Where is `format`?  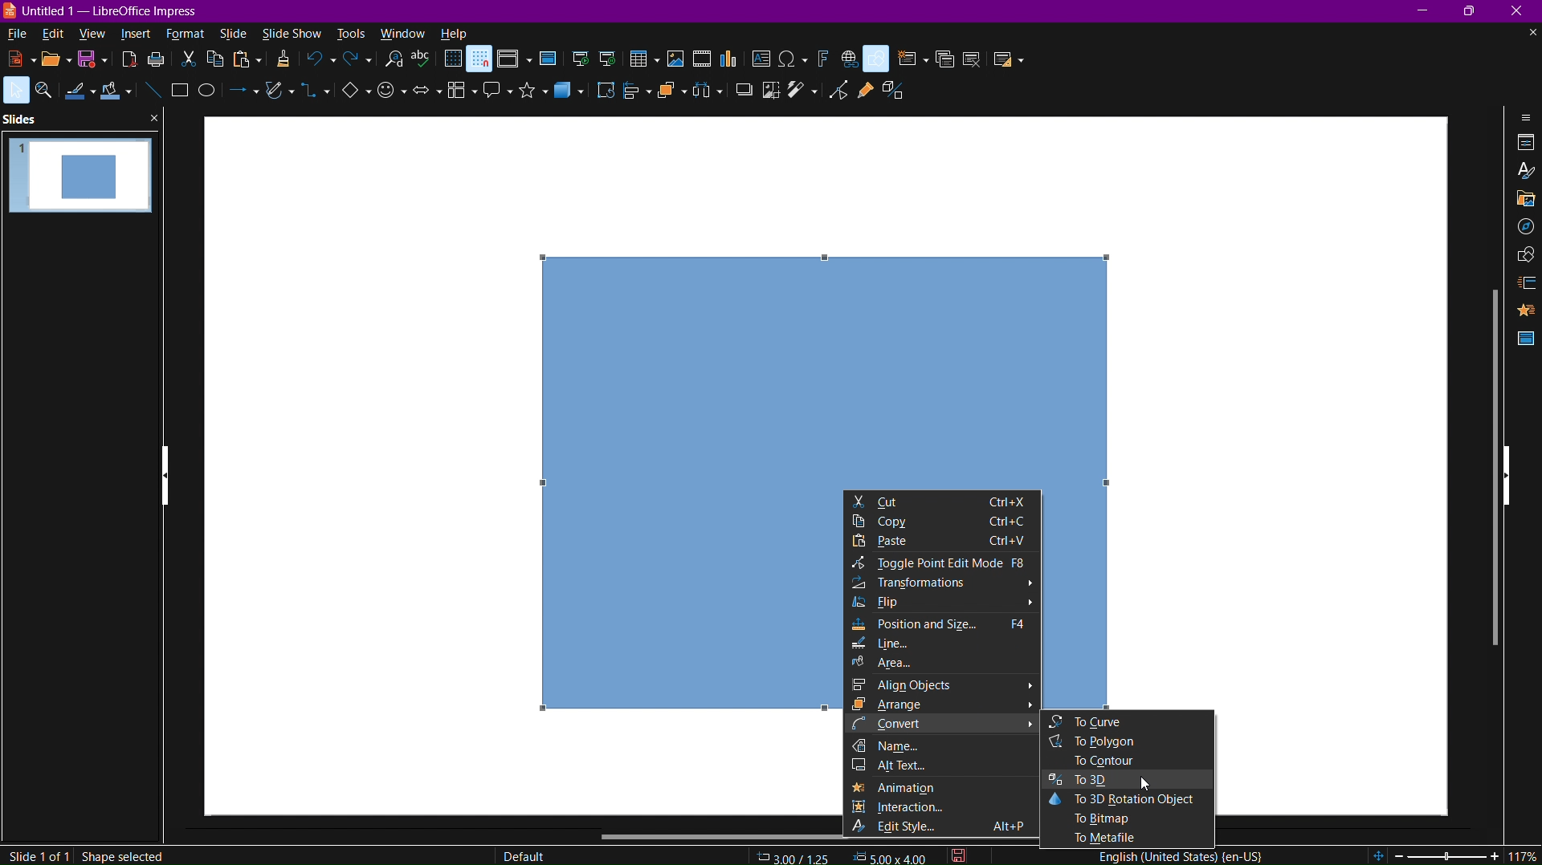 format is located at coordinates (190, 34).